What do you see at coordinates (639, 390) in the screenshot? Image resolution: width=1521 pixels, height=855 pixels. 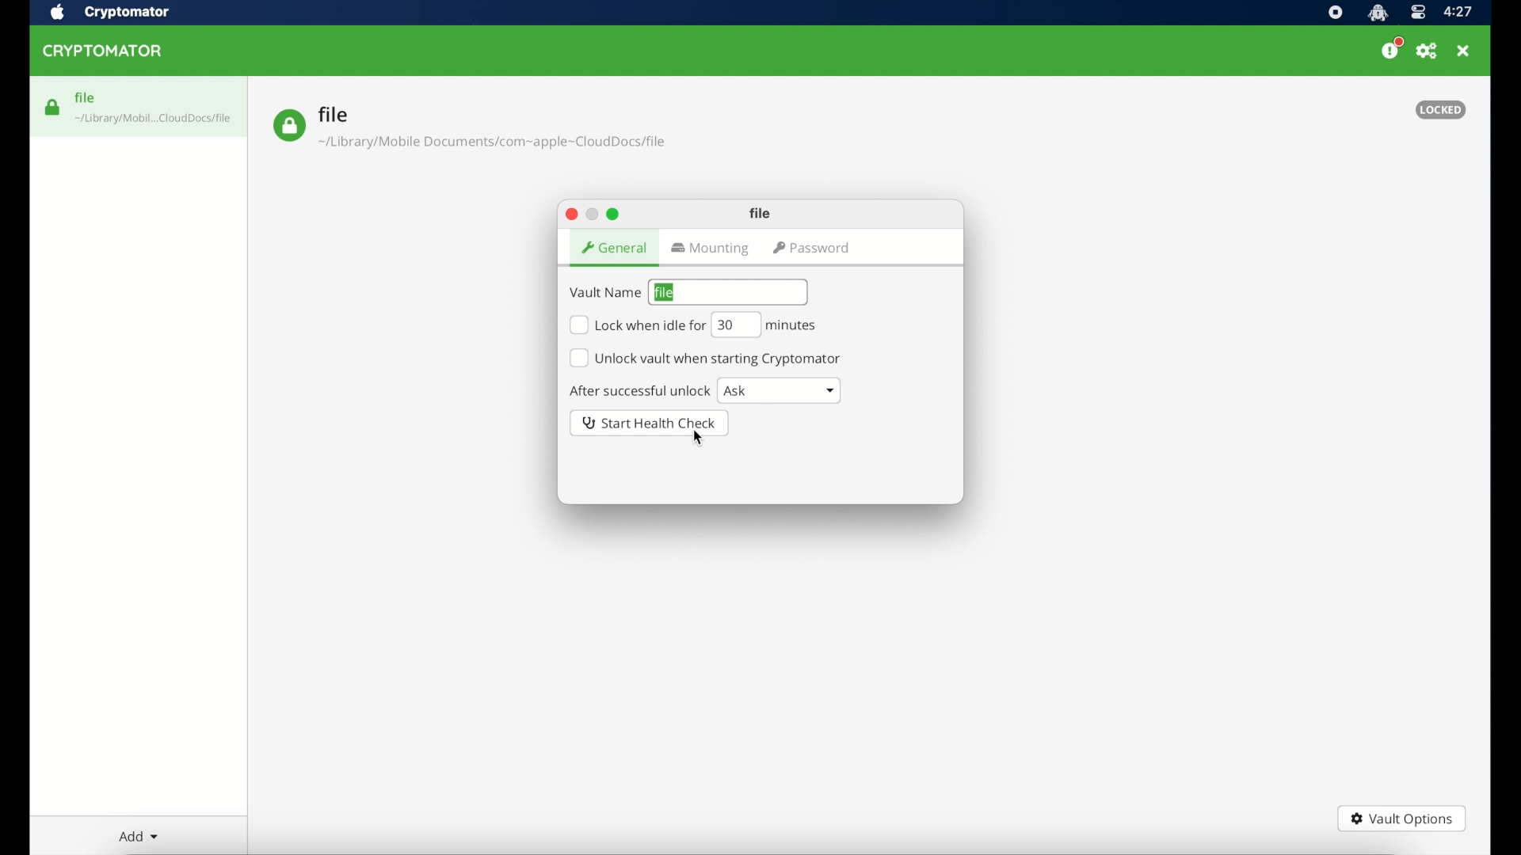 I see `after successful unlock` at bounding box center [639, 390].